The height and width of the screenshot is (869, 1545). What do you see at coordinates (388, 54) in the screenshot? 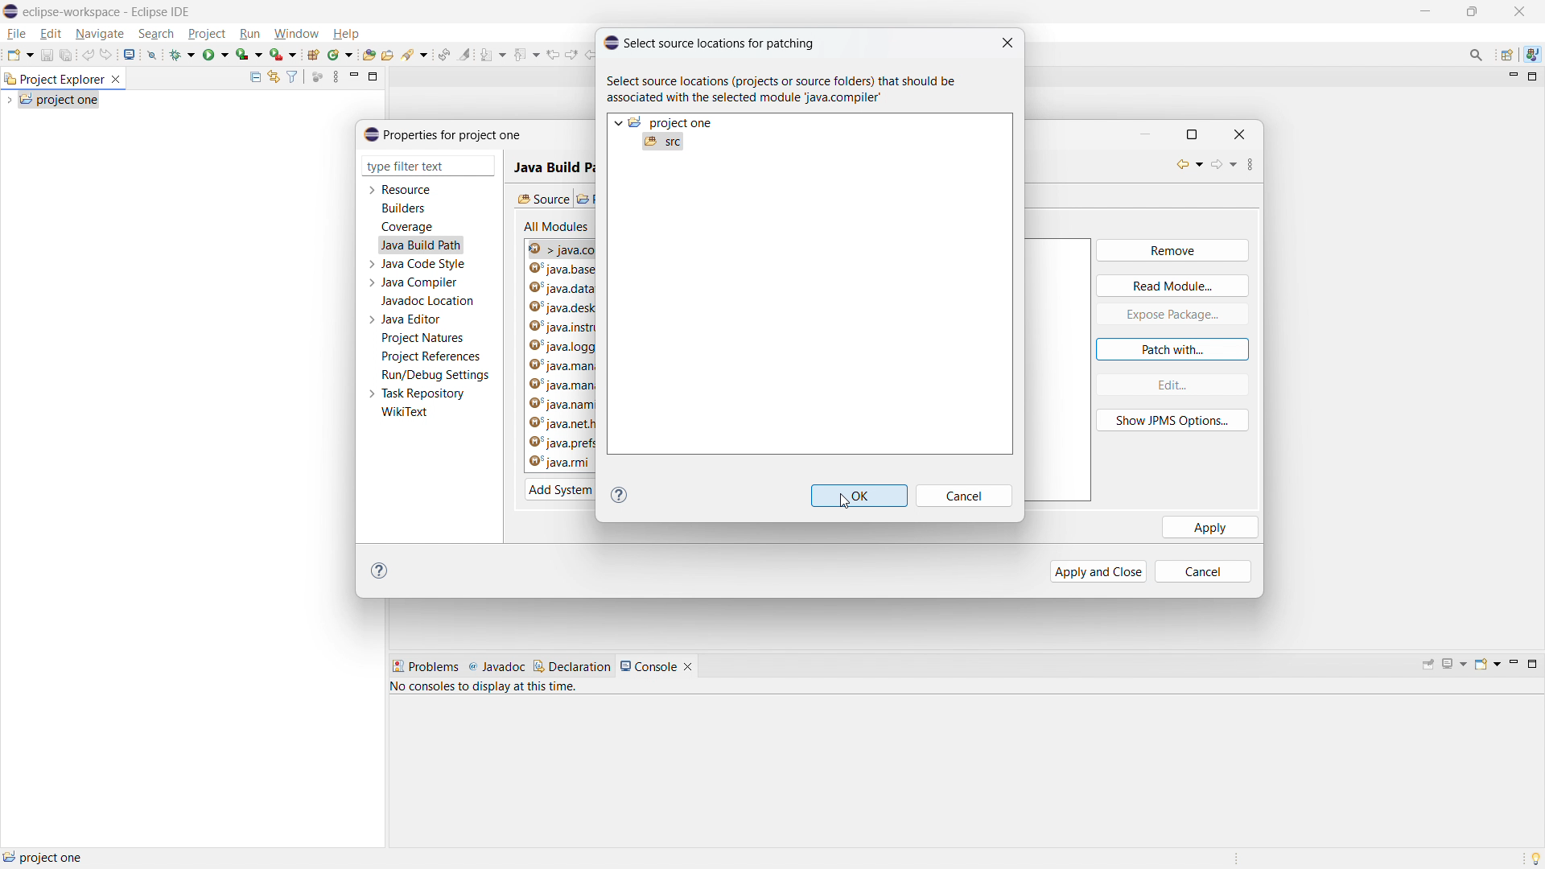
I see `open task` at bounding box center [388, 54].